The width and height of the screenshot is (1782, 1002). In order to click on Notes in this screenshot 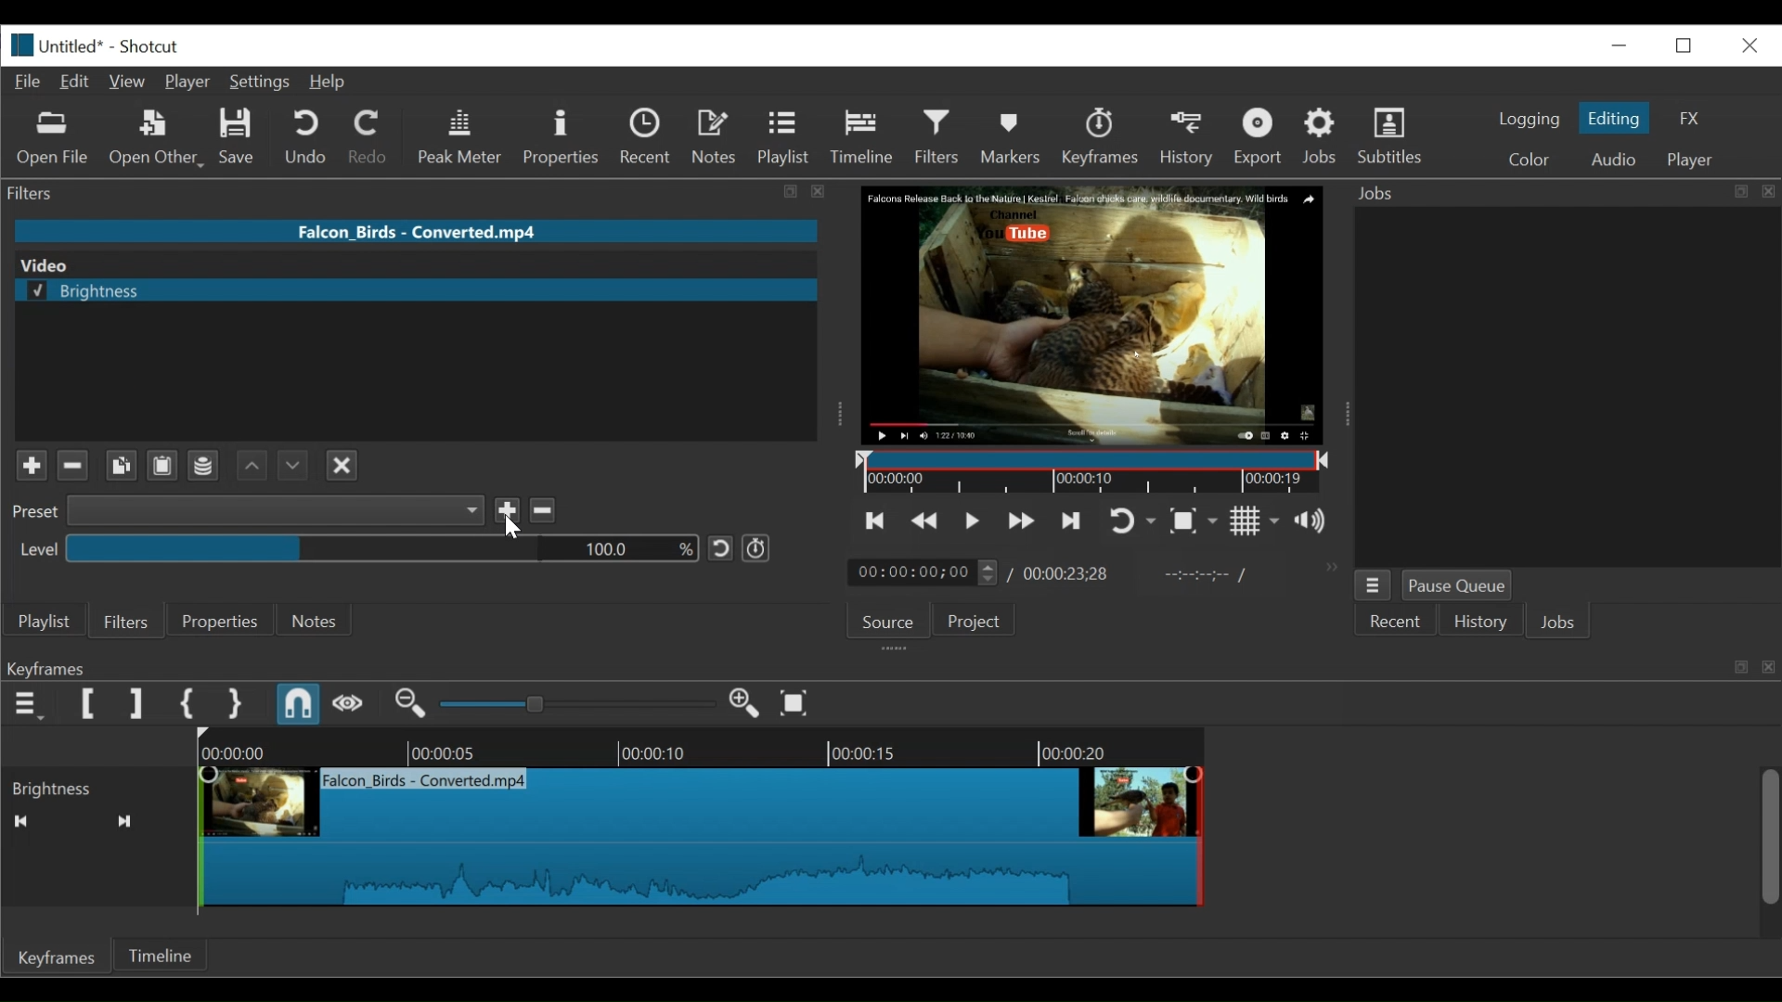, I will do `click(319, 620)`.